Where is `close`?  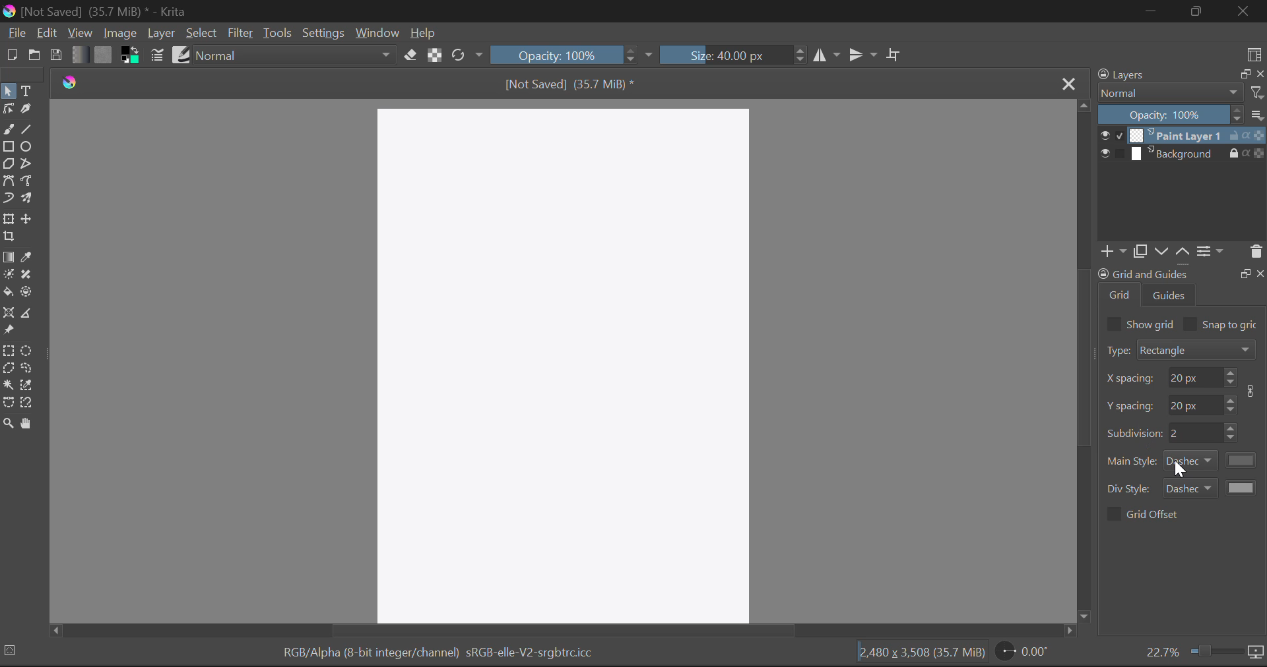
close is located at coordinates (1259, 74).